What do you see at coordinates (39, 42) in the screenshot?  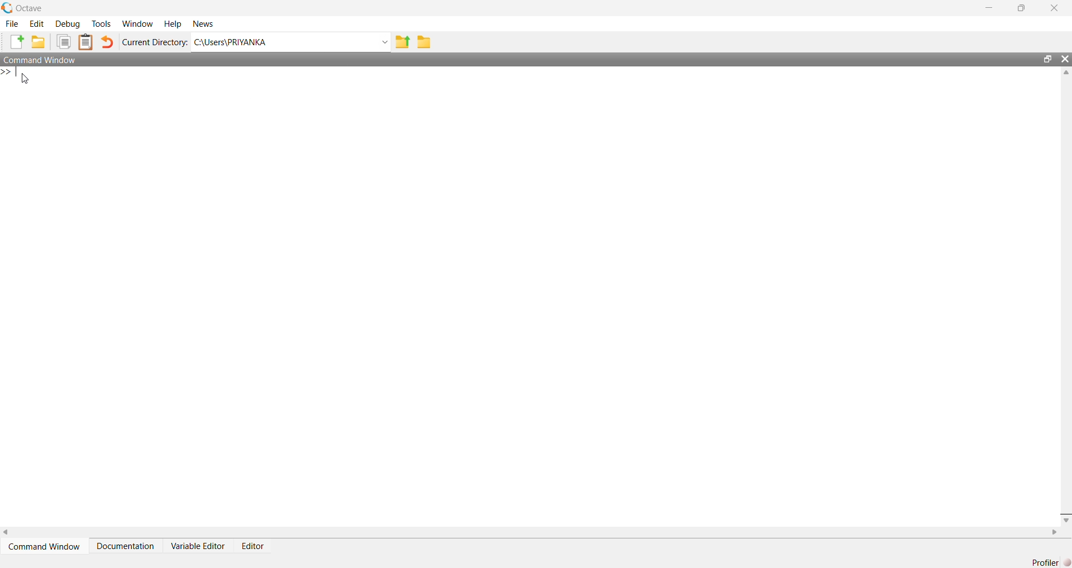 I see `add folder` at bounding box center [39, 42].